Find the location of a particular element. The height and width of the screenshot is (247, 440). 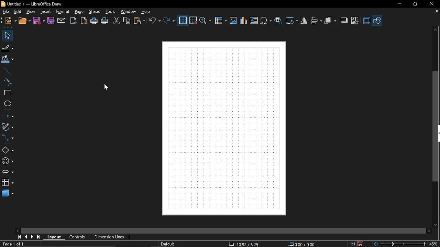

go to first page is located at coordinates (19, 237).